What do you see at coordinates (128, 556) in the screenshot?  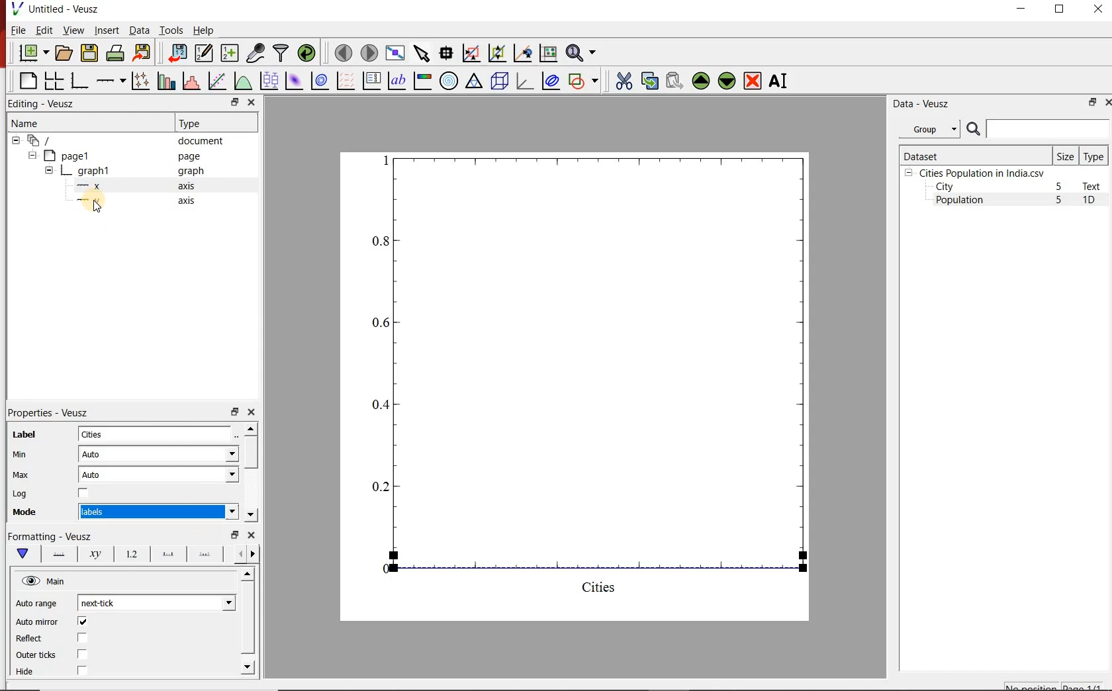 I see `Tick labels` at bounding box center [128, 556].